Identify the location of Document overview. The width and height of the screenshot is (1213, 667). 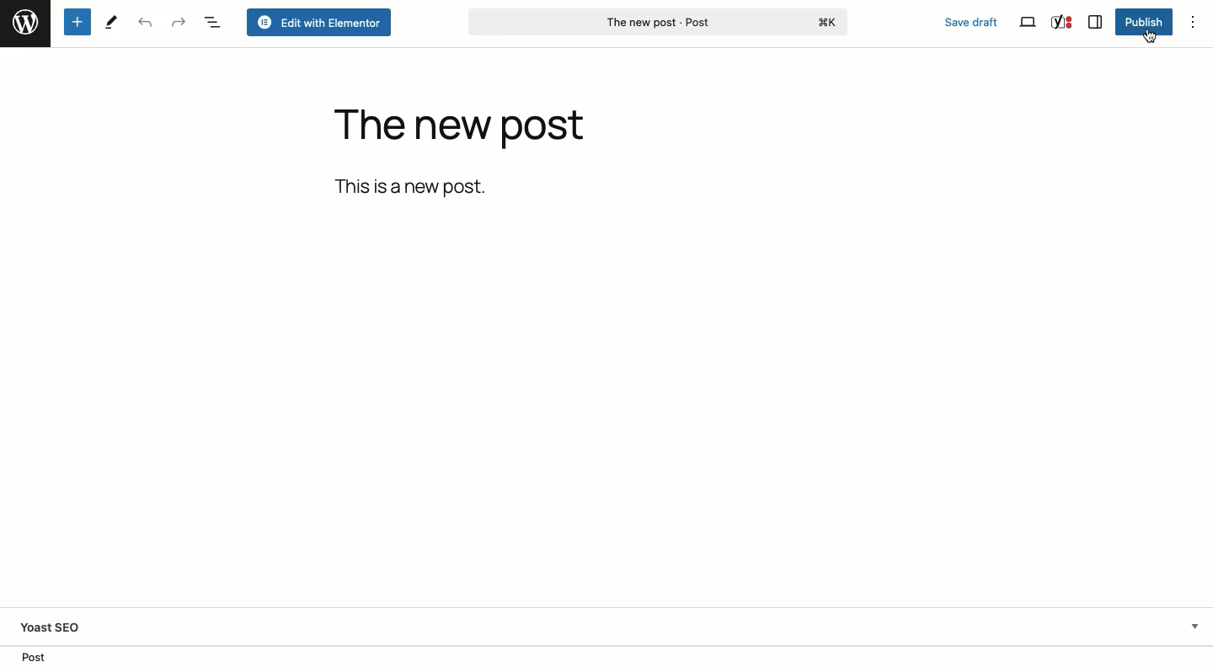
(215, 22).